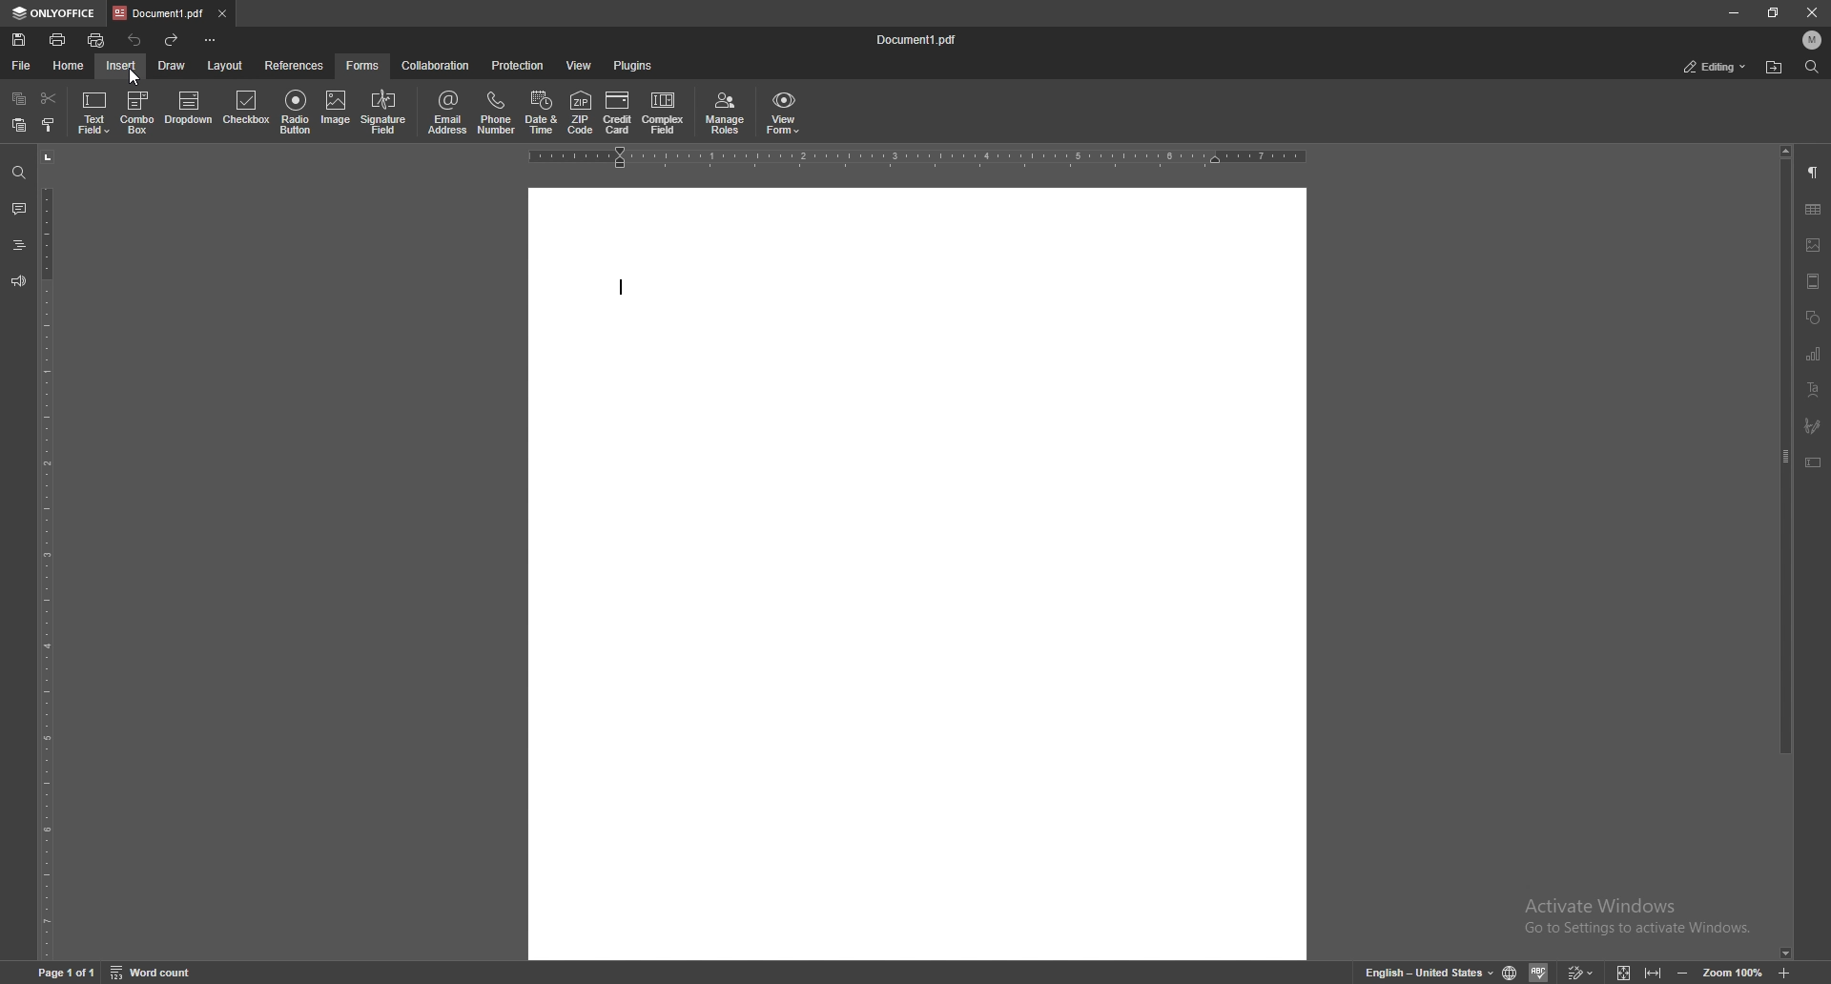  What do you see at coordinates (447, 114) in the screenshot?
I see `email address` at bounding box center [447, 114].